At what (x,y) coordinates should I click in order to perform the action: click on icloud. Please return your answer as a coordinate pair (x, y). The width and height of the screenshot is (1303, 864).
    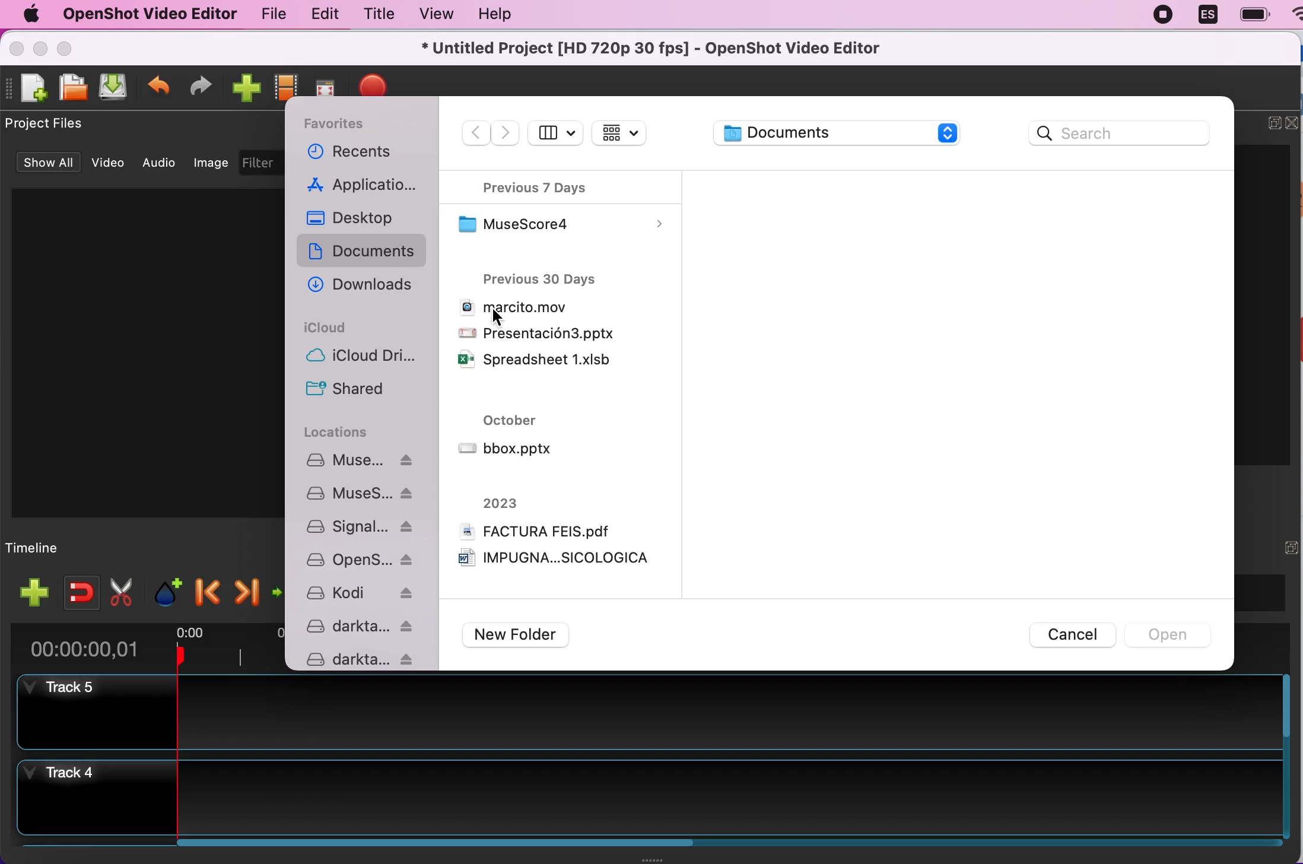
    Looking at the image, I should click on (328, 328).